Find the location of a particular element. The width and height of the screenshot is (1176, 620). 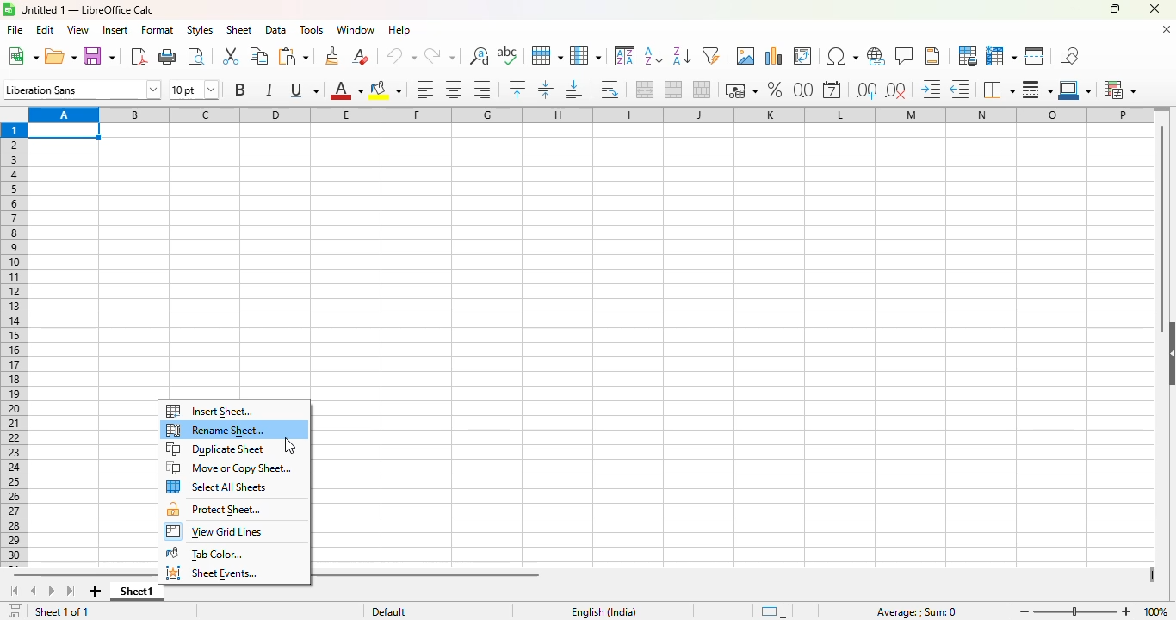

background color is located at coordinates (386, 90).